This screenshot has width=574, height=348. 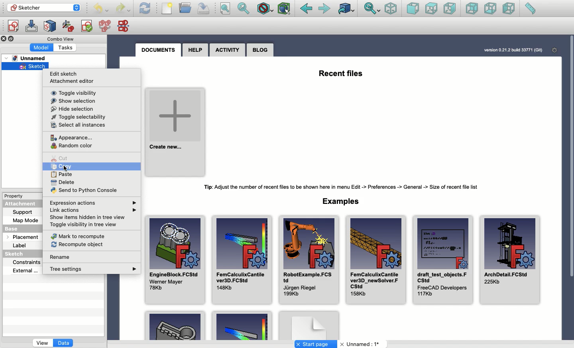 What do you see at coordinates (72, 137) in the screenshot?
I see `Appearance` at bounding box center [72, 137].